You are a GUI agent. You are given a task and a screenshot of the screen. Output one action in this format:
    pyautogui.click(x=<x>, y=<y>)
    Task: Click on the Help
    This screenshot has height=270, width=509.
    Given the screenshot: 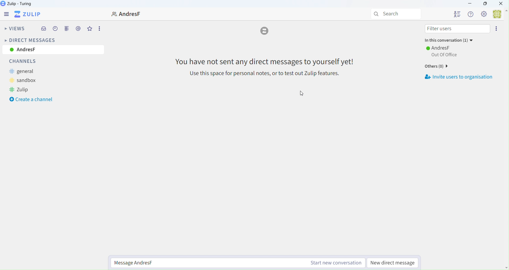 What is the action you would take?
    pyautogui.click(x=471, y=15)
    